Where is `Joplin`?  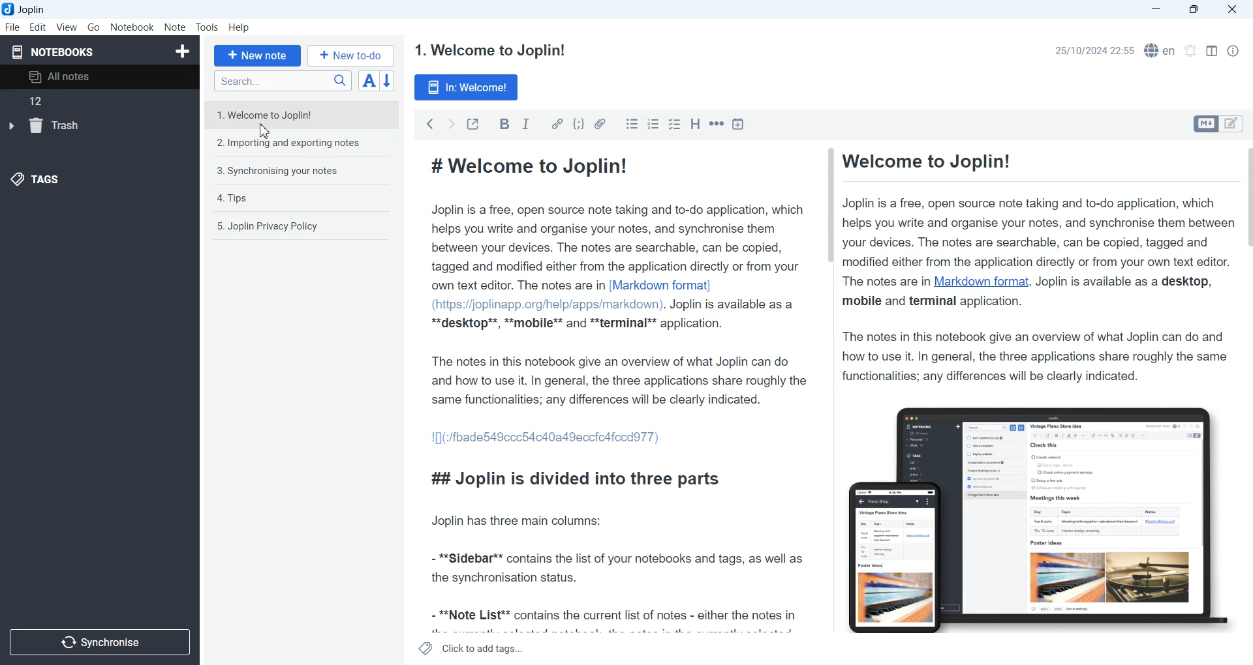 Joplin is located at coordinates (28, 9).